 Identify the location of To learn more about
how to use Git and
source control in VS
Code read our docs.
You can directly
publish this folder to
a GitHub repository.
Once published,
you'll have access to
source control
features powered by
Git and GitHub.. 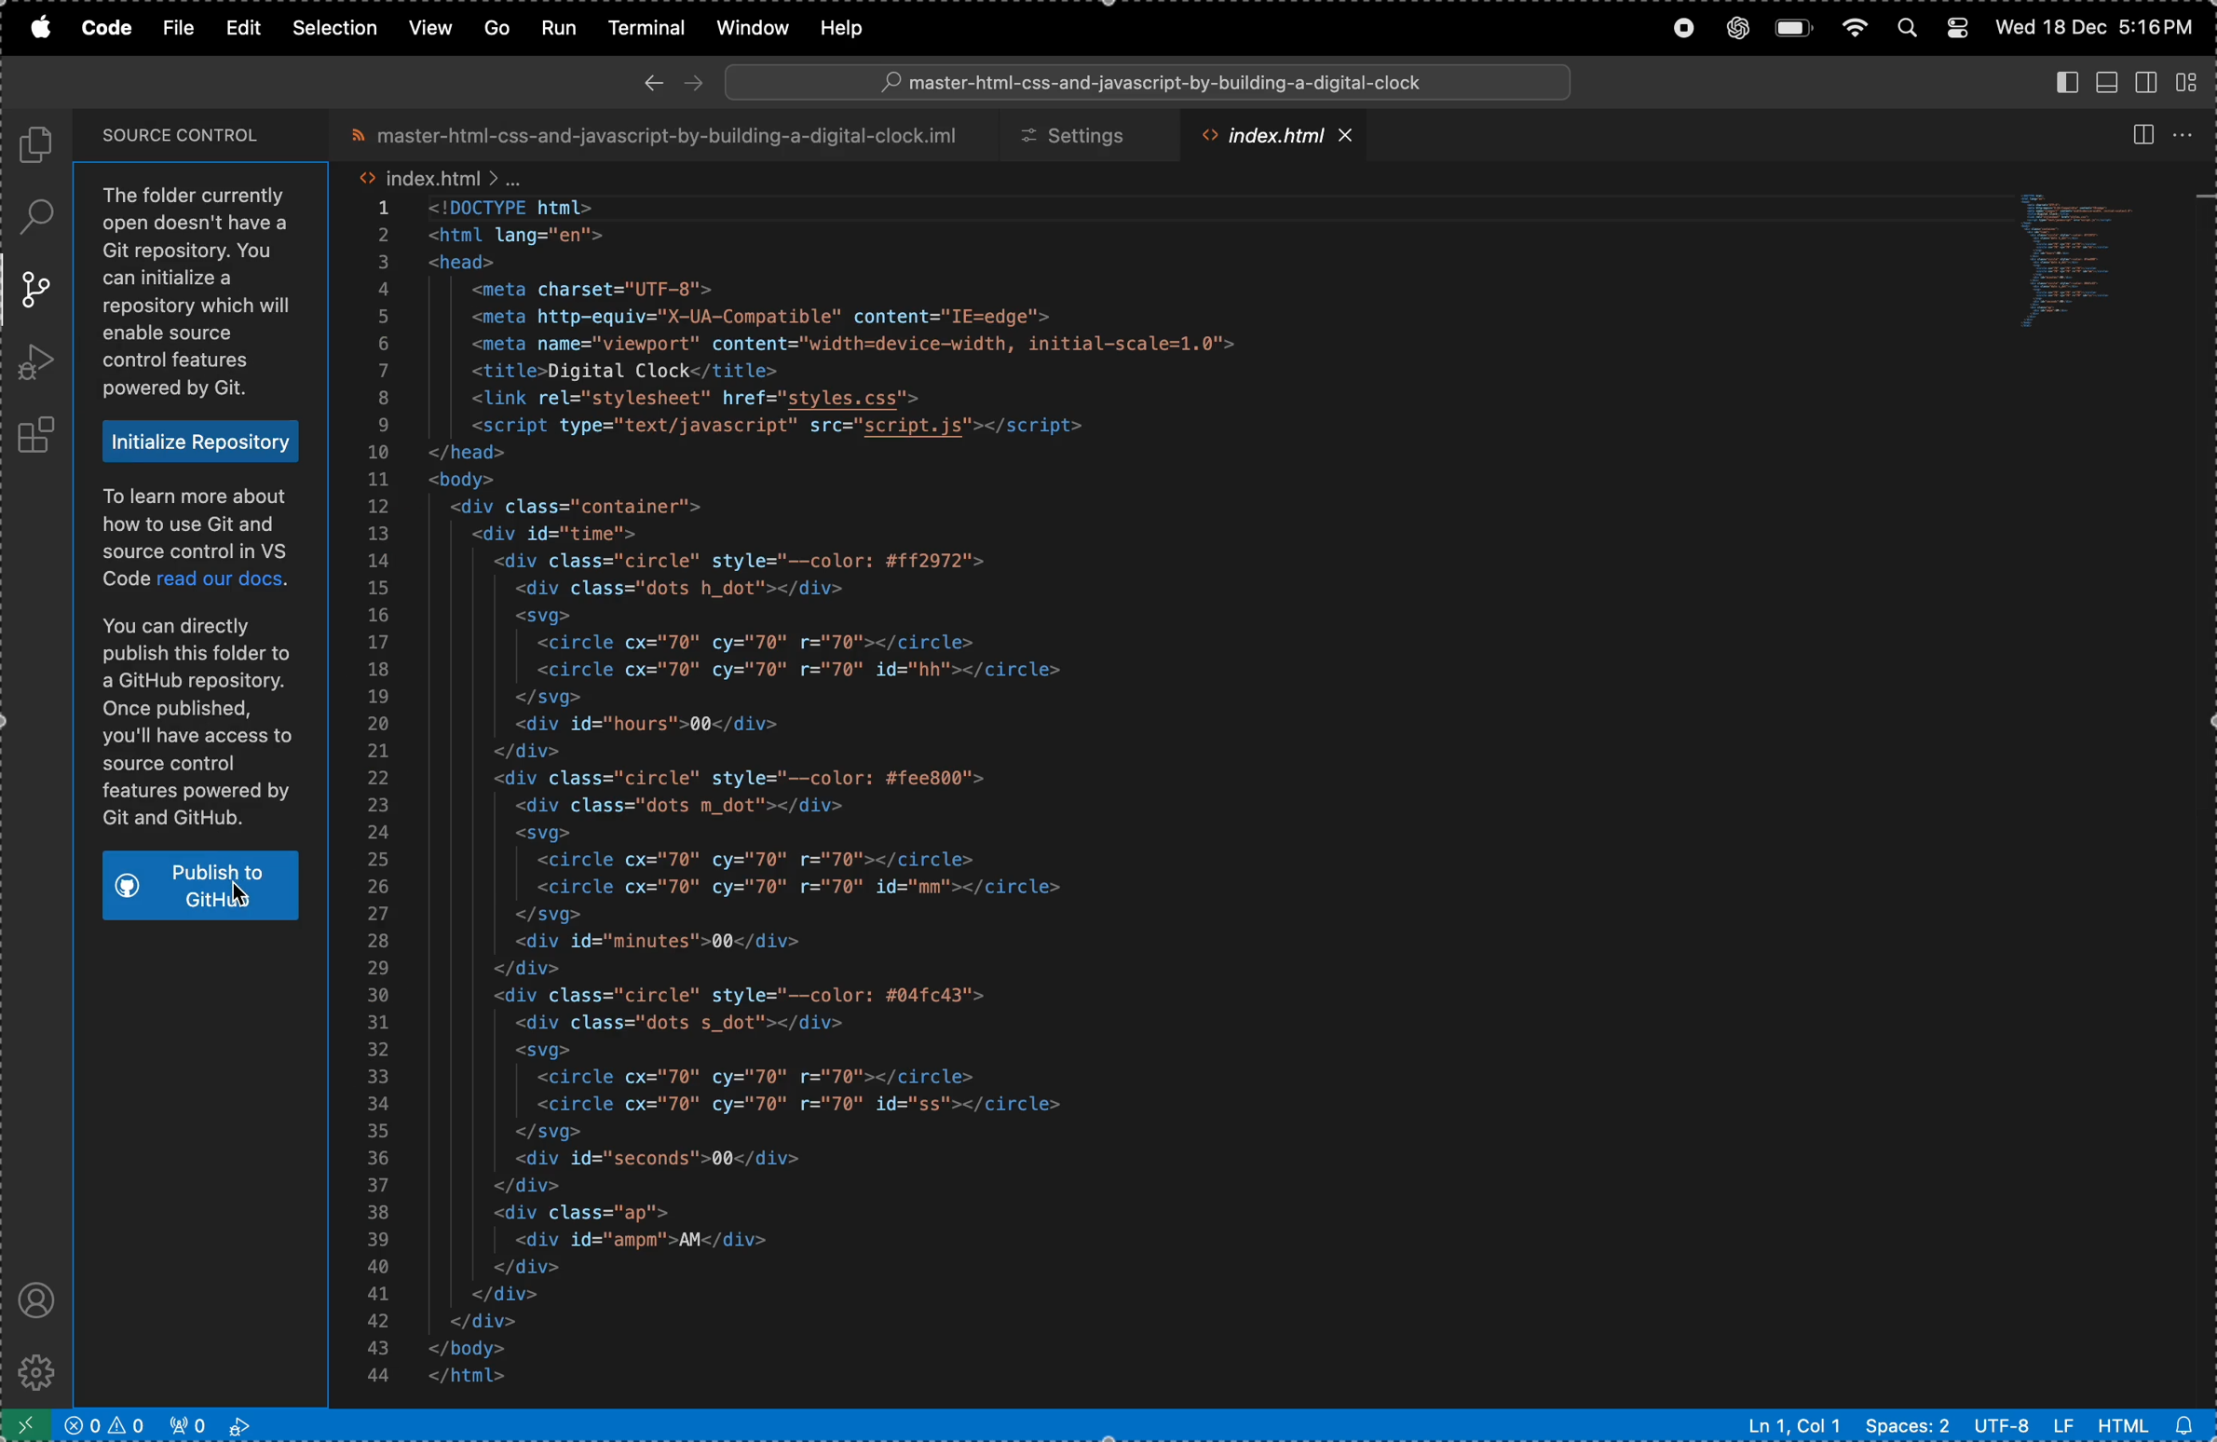
(199, 660).